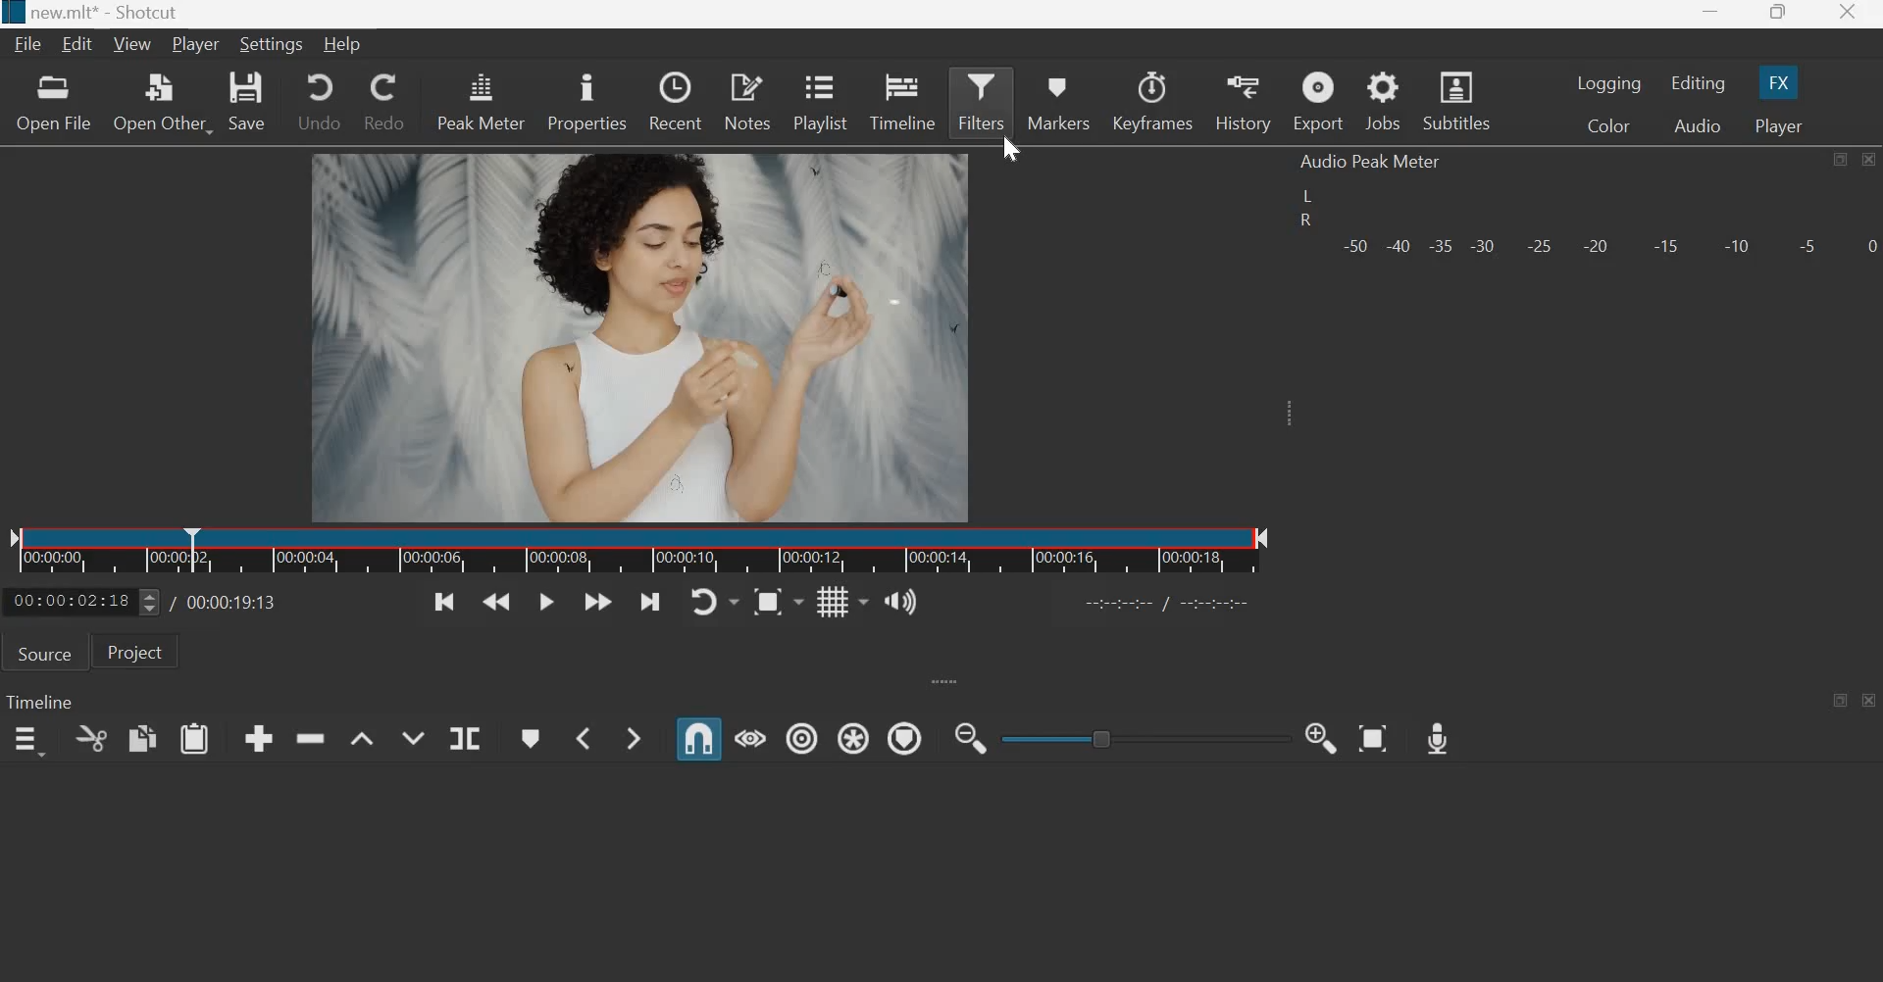 The image size is (1883, 982). What do you see at coordinates (638, 551) in the screenshot?
I see `Timeline` at bounding box center [638, 551].